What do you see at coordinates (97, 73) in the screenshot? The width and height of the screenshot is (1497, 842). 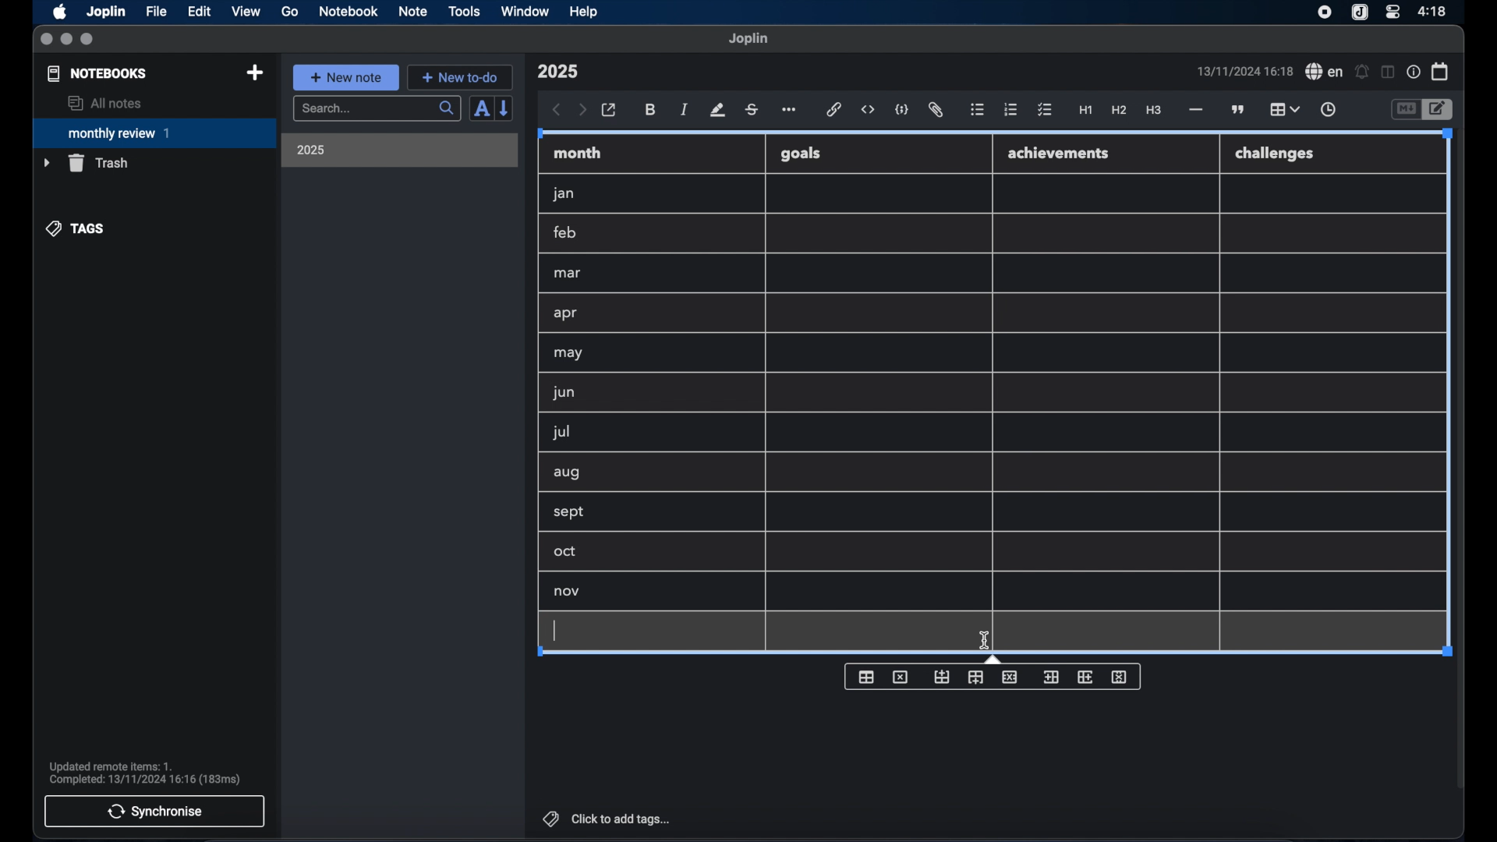 I see `notebooks` at bounding box center [97, 73].